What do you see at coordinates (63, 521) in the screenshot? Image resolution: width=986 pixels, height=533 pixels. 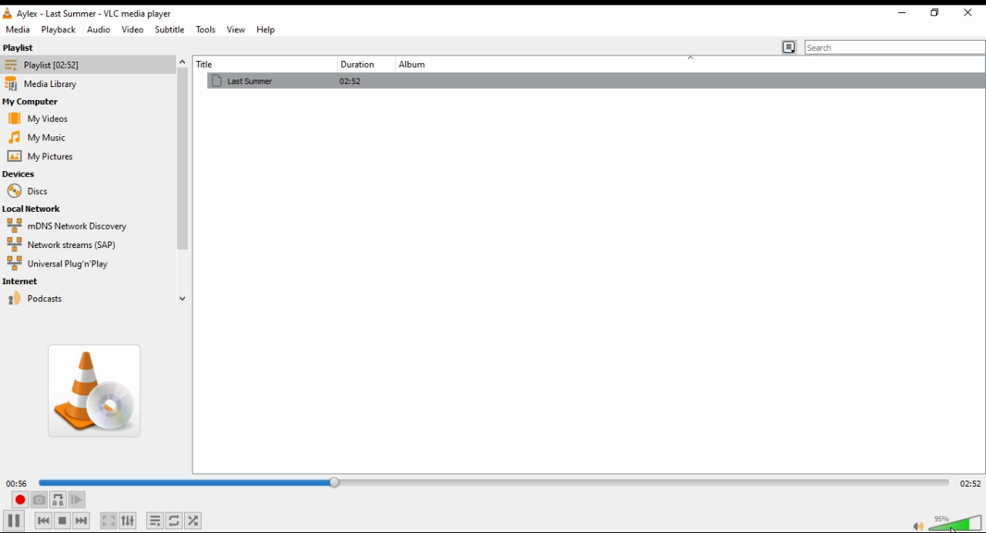 I see `stop` at bounding box center [63, 521].